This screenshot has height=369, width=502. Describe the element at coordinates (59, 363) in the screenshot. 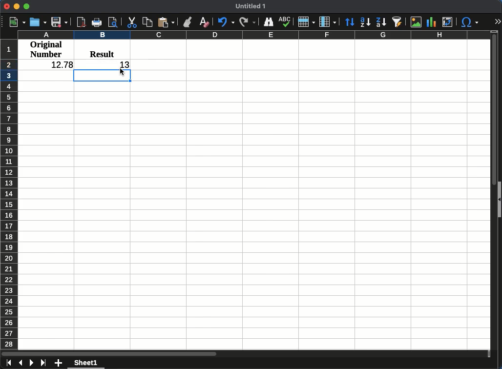

I see `add sheet` at that location.